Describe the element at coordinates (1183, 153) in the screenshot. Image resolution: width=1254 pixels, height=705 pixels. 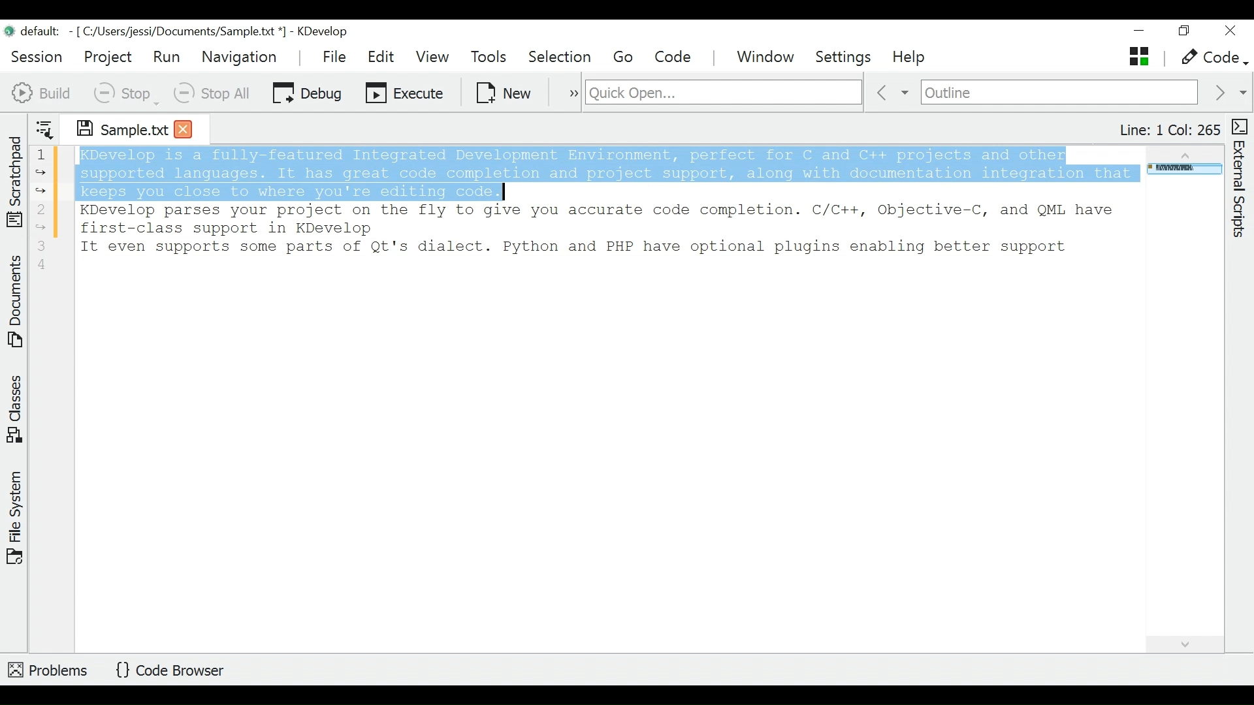
I see `Scroll up` at that location.